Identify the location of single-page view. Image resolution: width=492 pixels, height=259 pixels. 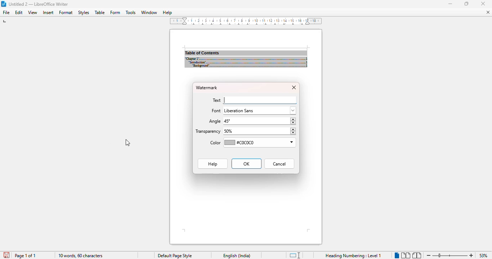
(397, 255).